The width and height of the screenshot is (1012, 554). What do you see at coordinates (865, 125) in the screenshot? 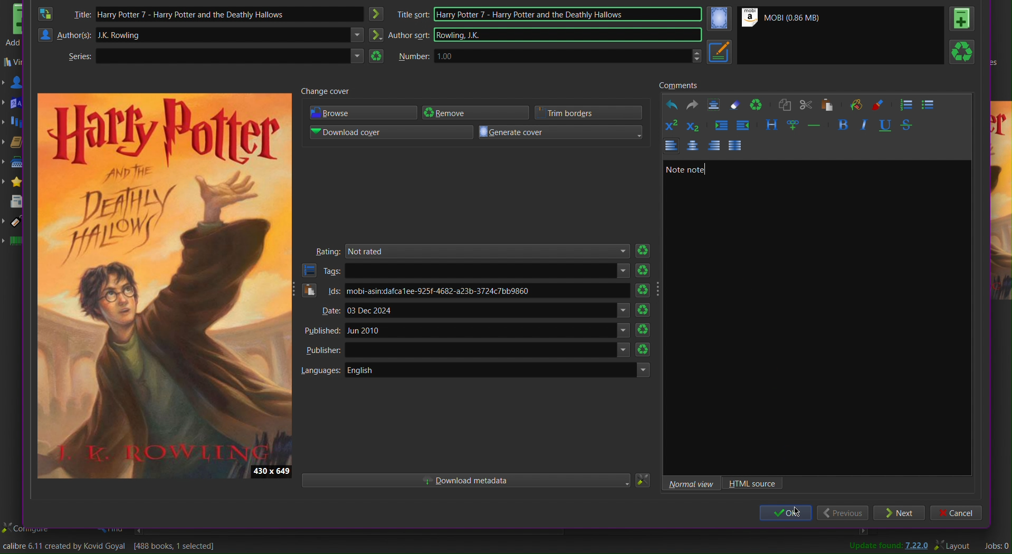
I see `Italics` at bounding box center [865, 125].